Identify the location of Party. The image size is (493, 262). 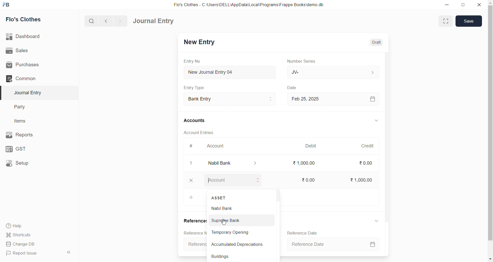
(36, 107).